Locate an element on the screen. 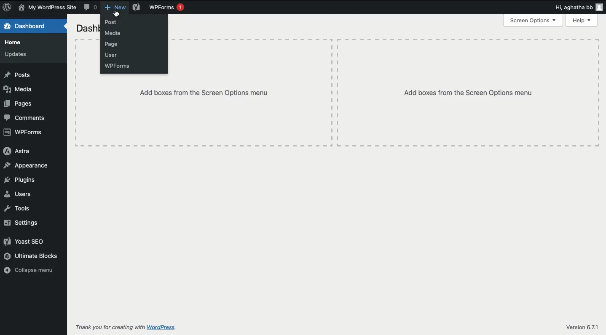  Name is located at coordinates (47, 8).